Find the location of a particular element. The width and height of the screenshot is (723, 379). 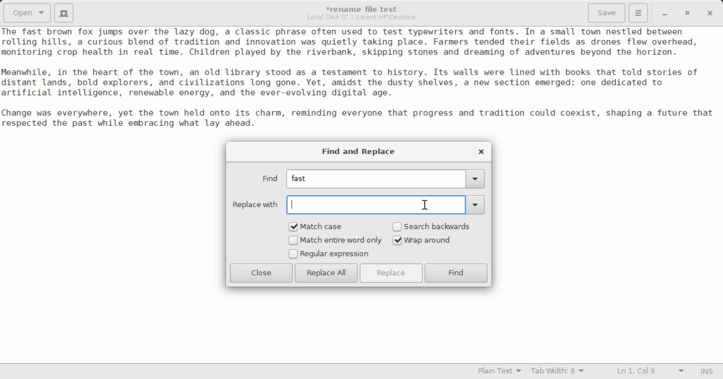

Input Mode is located at coordinates (709, 370).